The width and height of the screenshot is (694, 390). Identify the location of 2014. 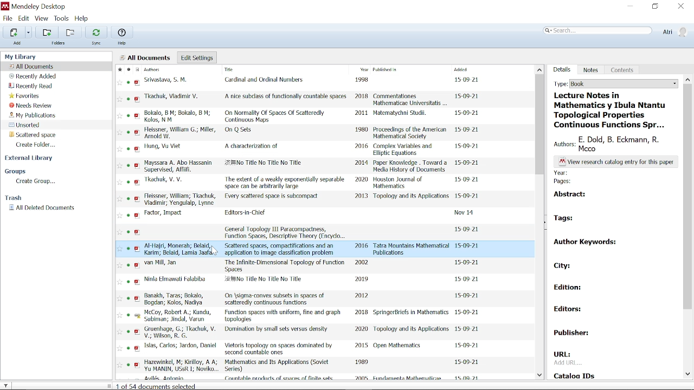
(362, 162).